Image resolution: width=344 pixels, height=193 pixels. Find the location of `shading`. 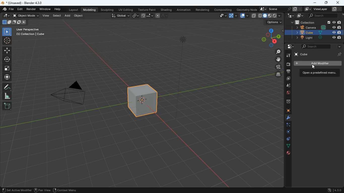

shading is located at coordinates (167, 9).